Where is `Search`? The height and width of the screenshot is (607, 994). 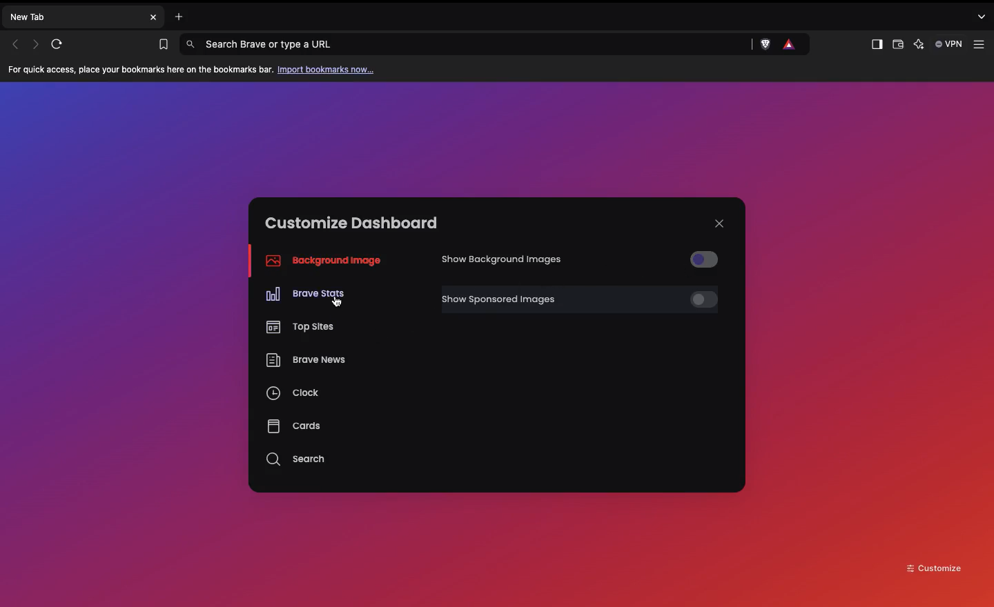 Search is located at coordinates (298, 459).